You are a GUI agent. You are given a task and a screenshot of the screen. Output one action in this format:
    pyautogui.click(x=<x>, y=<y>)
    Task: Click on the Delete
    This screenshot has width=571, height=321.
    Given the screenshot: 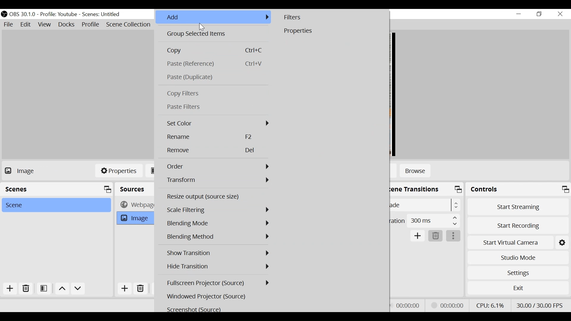 What is the action you would take?
    pyautogui.click(x=435, y=236)
    